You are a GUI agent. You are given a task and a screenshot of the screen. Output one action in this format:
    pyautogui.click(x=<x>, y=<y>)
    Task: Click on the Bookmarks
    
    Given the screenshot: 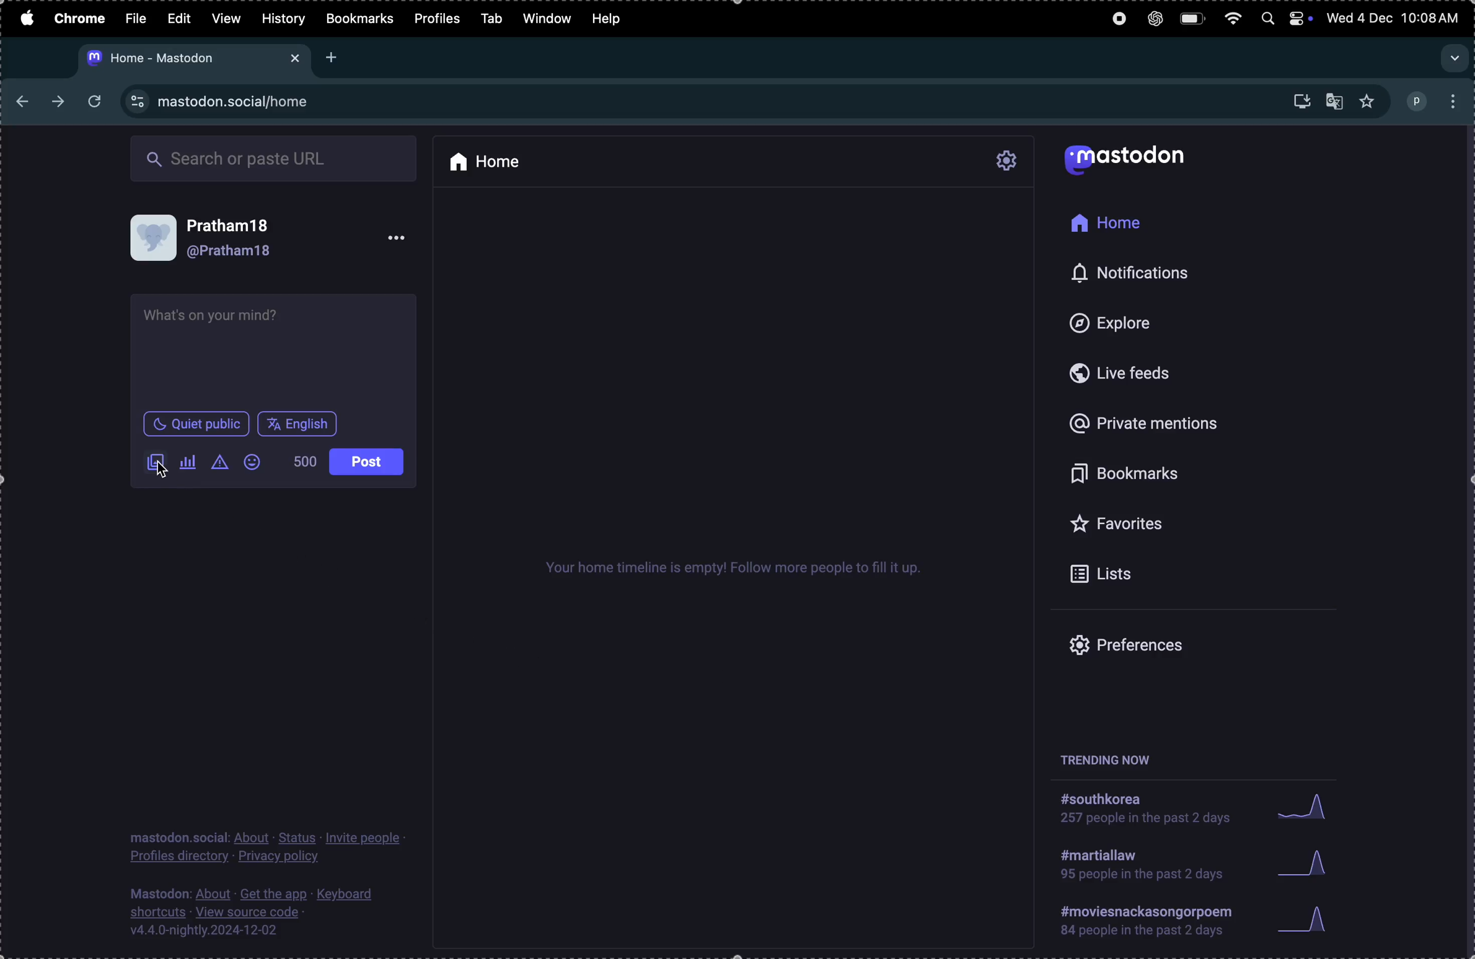 What is the action you would take?
    pyautogui.click(x=359, y=19)
    